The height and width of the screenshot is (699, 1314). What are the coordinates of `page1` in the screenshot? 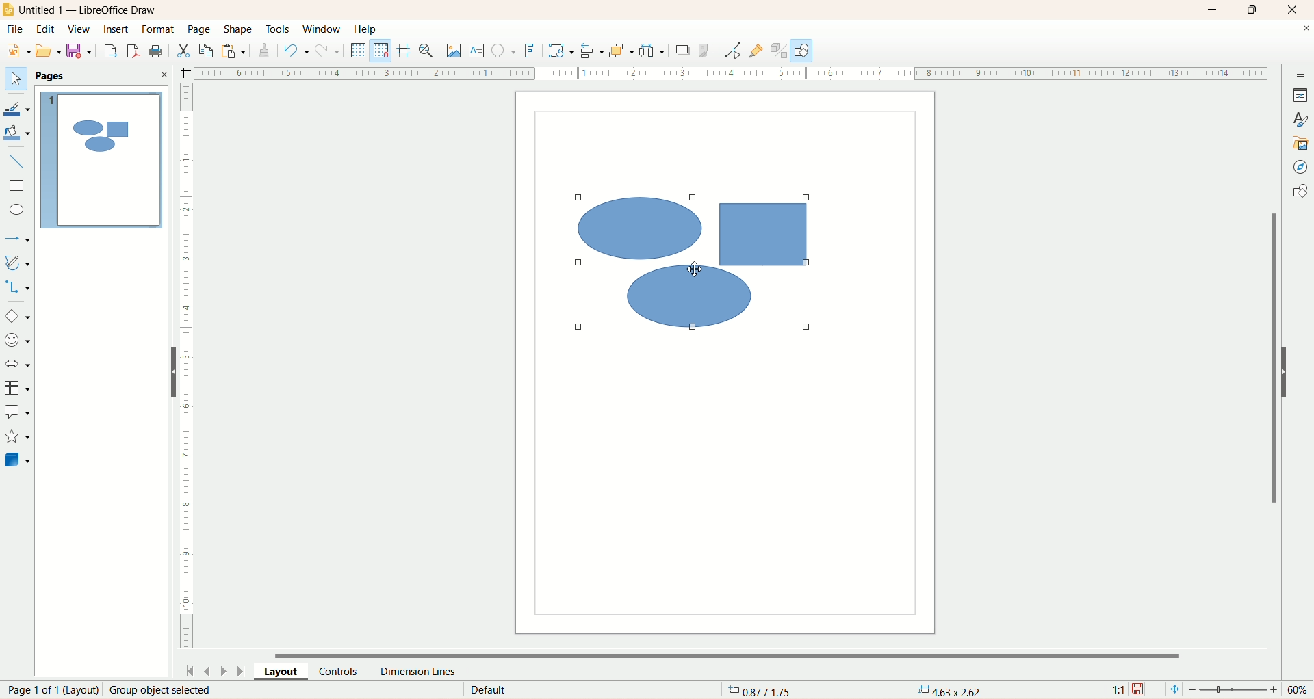 It's located at (99, 159).